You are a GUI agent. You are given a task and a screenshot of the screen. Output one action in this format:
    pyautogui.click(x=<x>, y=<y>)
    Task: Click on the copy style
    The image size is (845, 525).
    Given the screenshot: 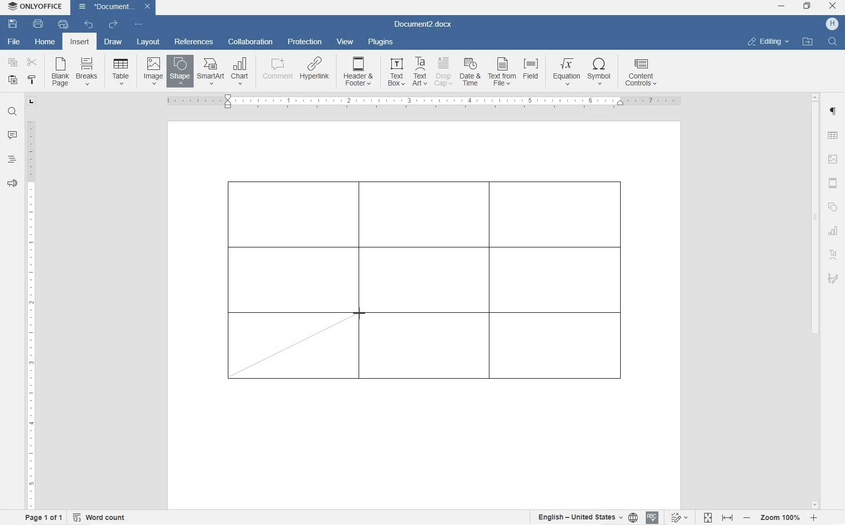 What is the action you would take?
    pyautogui.click(x=32, y=80)
    